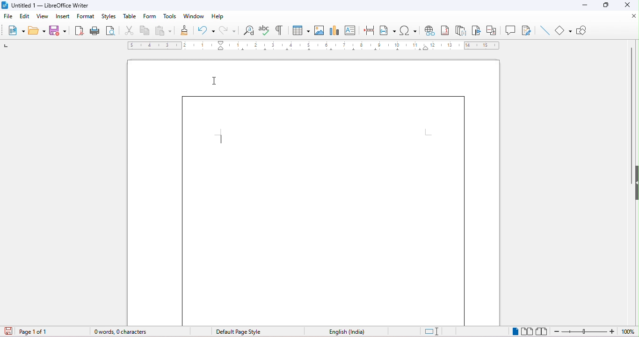  Describe the element at coordinates (149, 17) in the screenshot. I see `form` at that location.